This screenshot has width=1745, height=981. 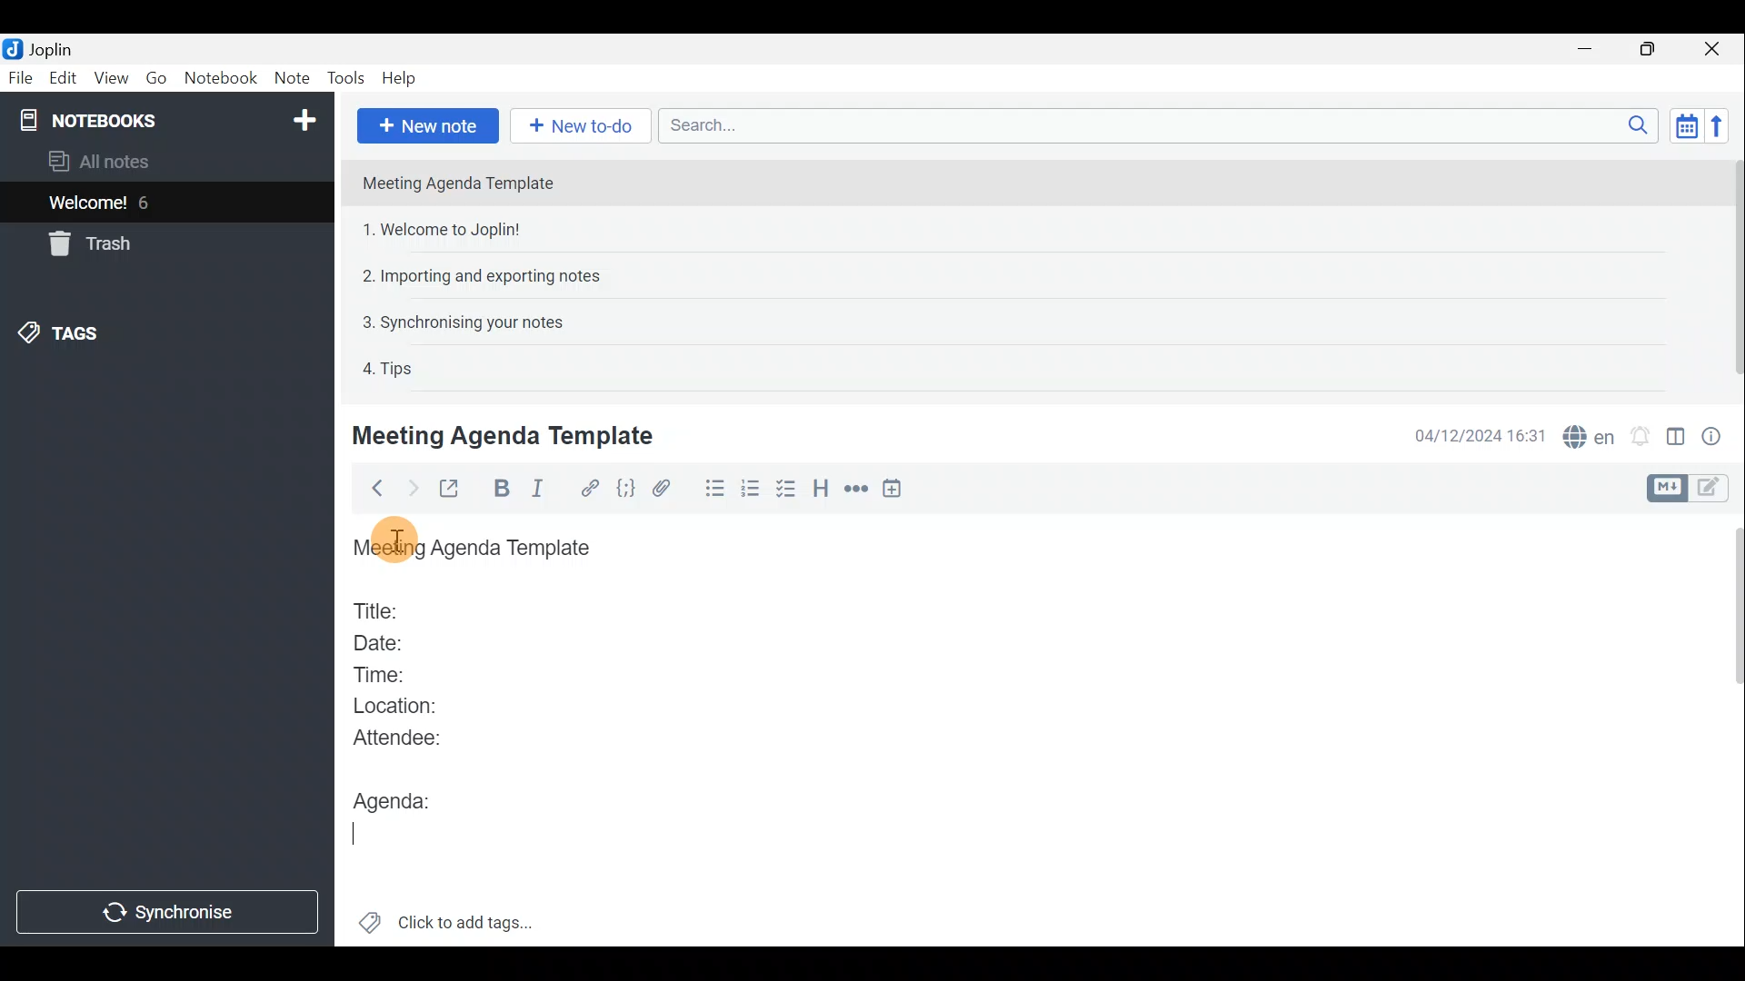 I want to click on Heading, so click(x=820, y=492).